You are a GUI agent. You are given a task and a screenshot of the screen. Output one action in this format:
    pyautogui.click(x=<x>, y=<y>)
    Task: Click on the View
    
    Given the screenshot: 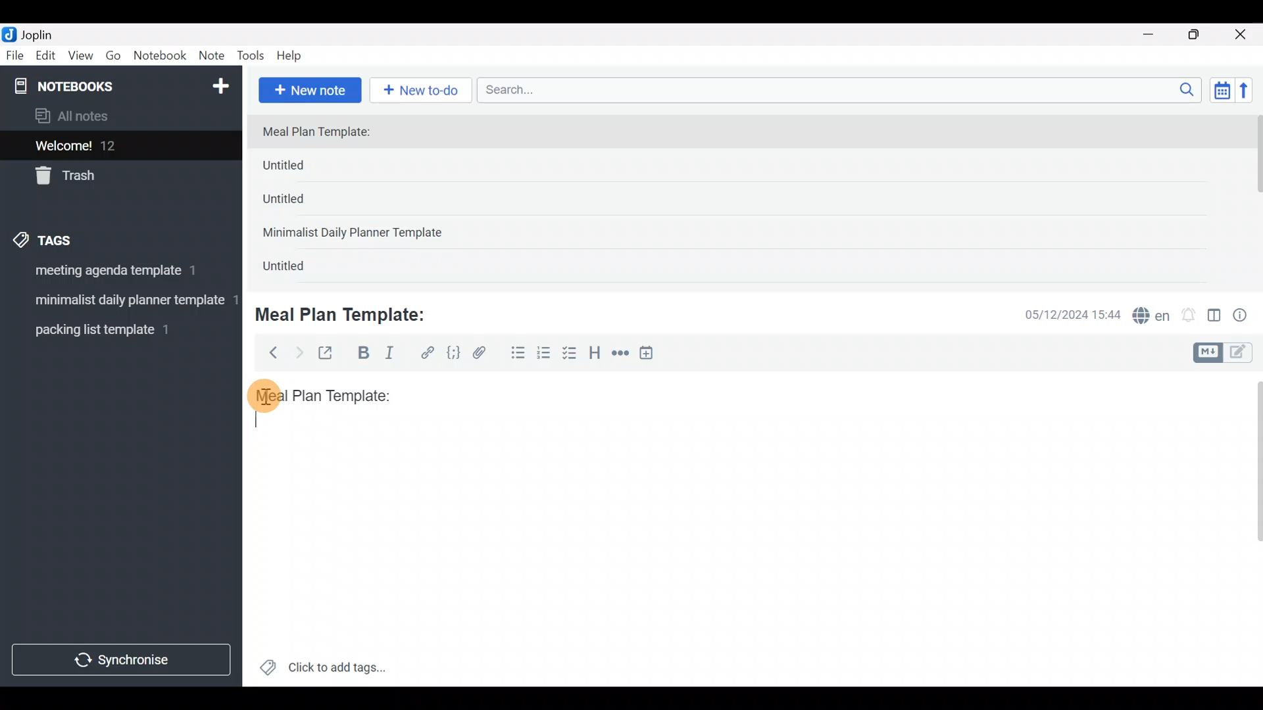 What is the action you would take?
    pyautogui.click(x=80, y=58)
    